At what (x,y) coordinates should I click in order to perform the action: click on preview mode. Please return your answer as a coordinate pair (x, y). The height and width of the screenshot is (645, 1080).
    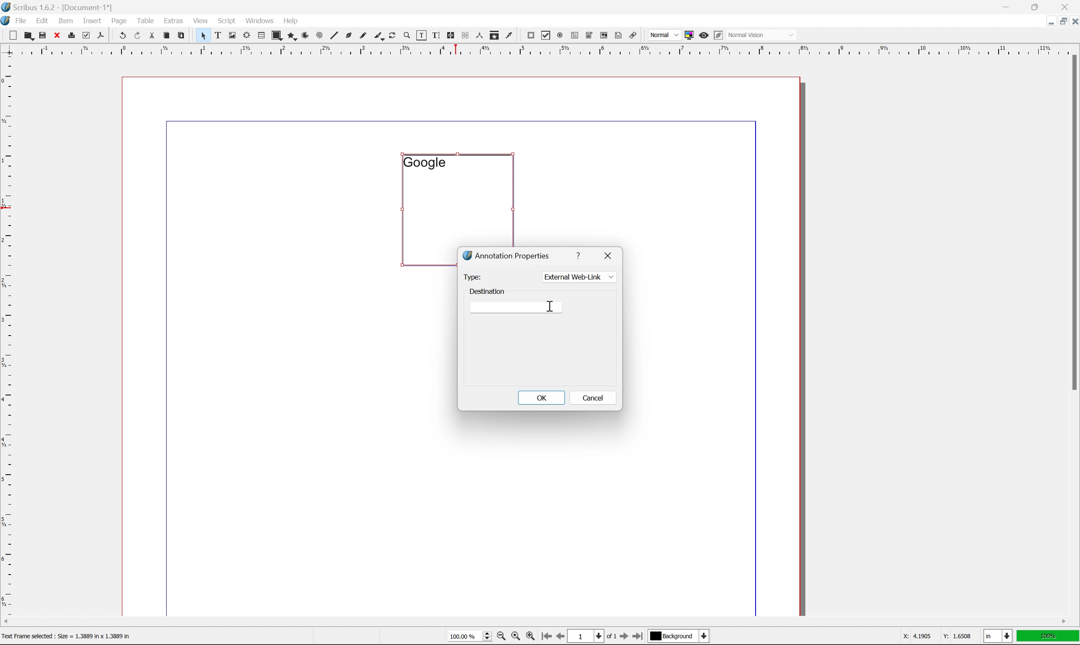
    Looking at the image, I should click on (702, 35).